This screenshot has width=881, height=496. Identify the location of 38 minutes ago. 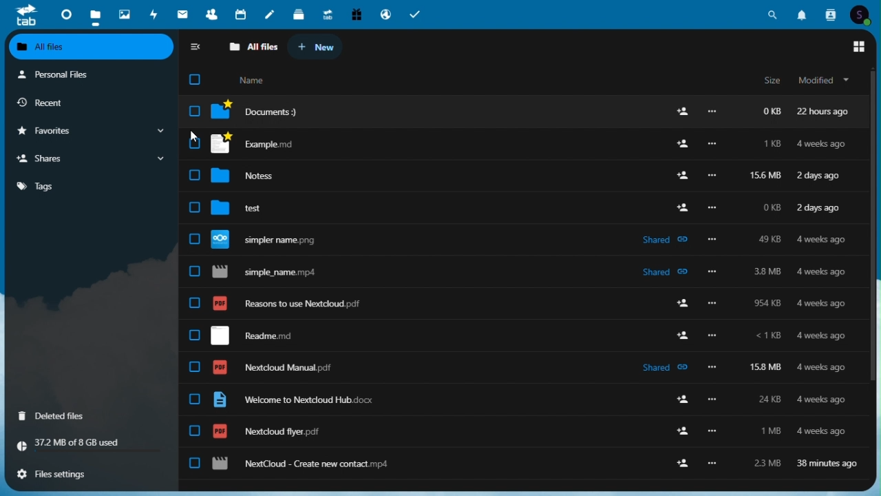
(826, 465).